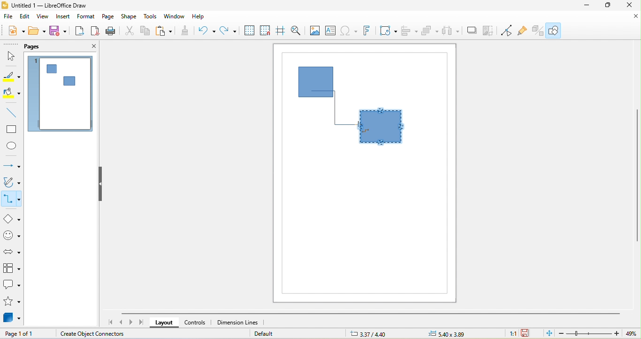  What do you see at coordinates (249, 31) in the screenshot?
I see `display grid` at bounding box center [249, 31].